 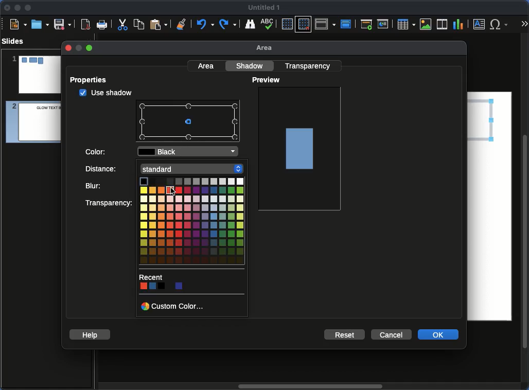 I want to click on Transparency, so click(x=309, y=65).